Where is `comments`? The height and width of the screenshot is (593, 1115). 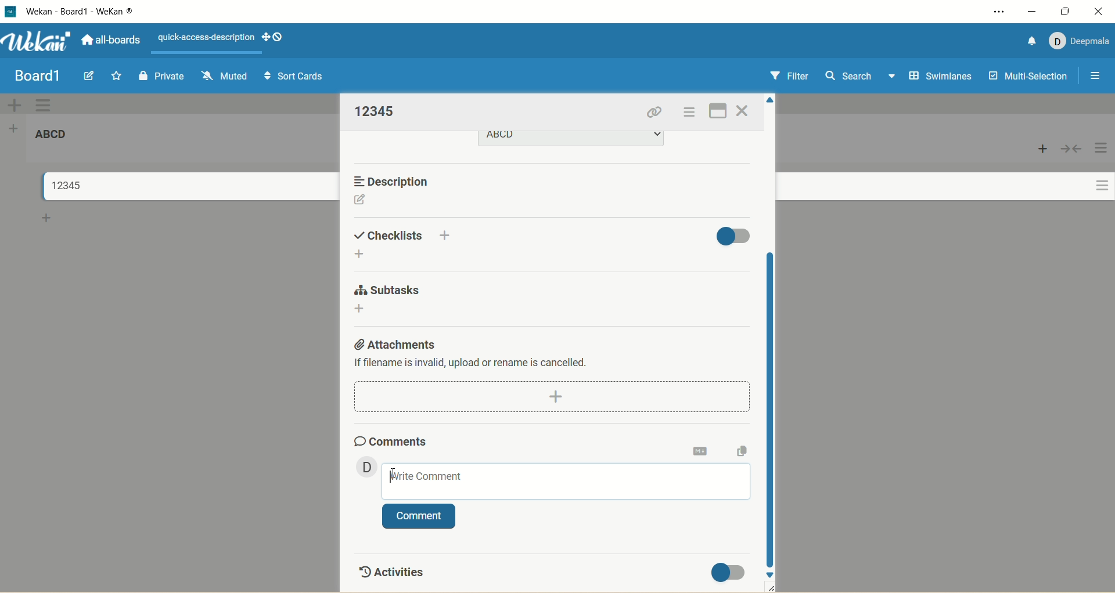
comments is located at coordinates (390, 439).